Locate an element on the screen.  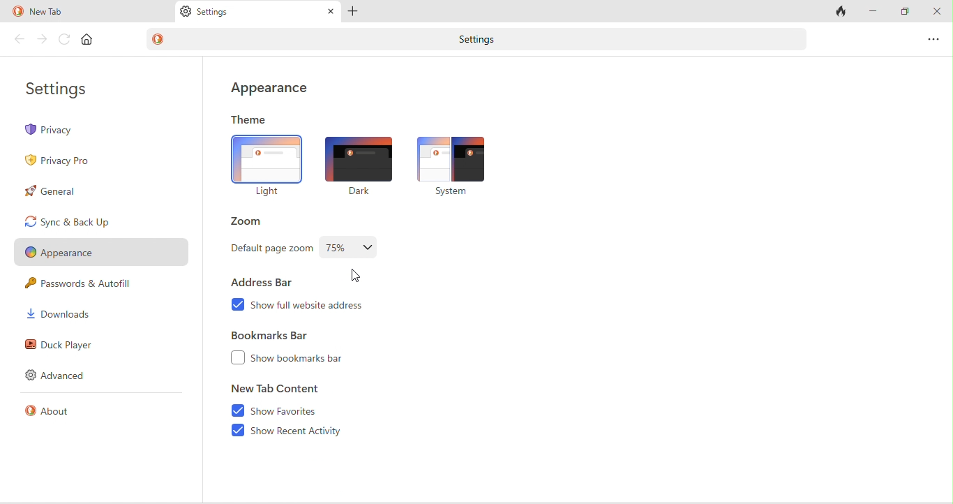
zoom is located at coordinates (254, 223).